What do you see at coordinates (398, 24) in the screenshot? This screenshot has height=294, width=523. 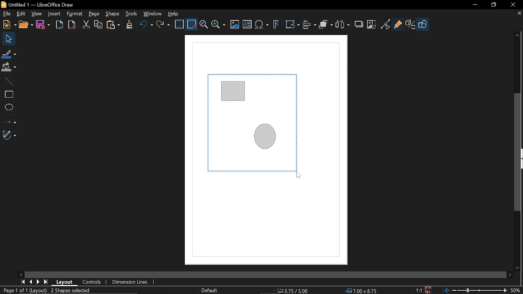 I see `Glue` at bounding box center [398, 24].